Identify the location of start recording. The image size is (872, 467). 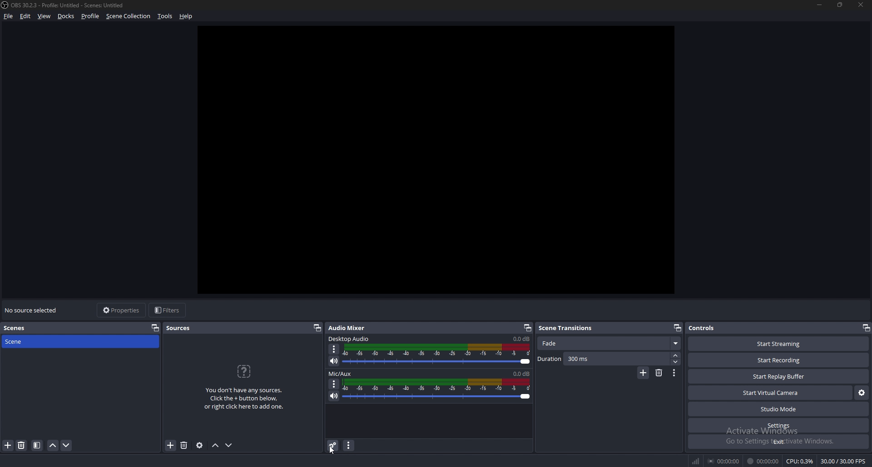
(780, 360).